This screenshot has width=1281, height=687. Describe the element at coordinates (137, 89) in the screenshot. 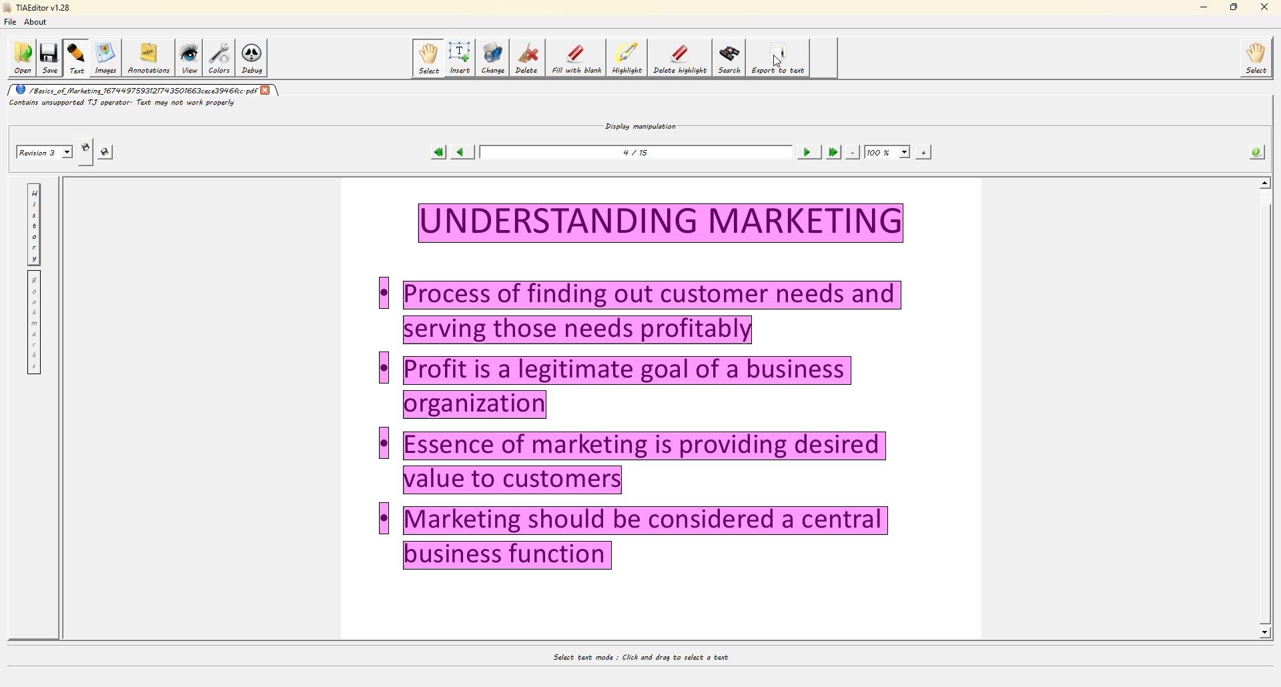

I see `pdf file` at that location.